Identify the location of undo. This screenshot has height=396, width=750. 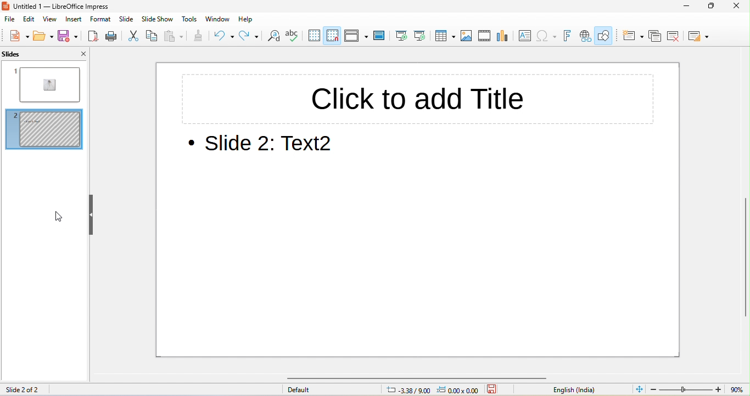
(223, 37).